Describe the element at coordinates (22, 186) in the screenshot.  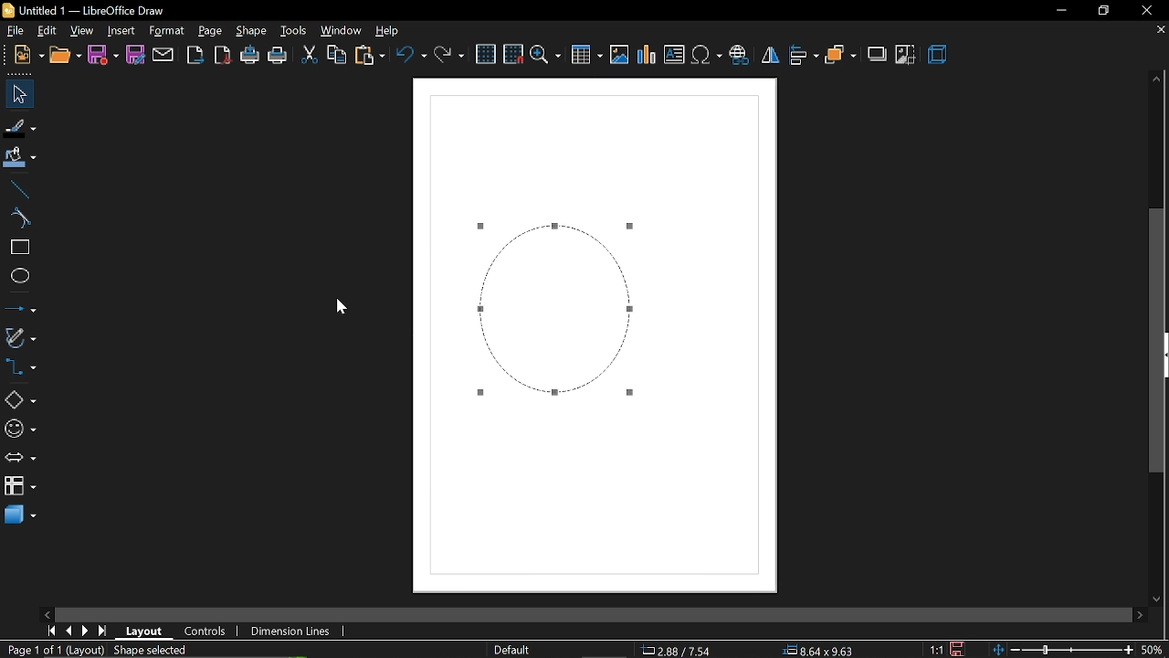
I see `line` at that location.